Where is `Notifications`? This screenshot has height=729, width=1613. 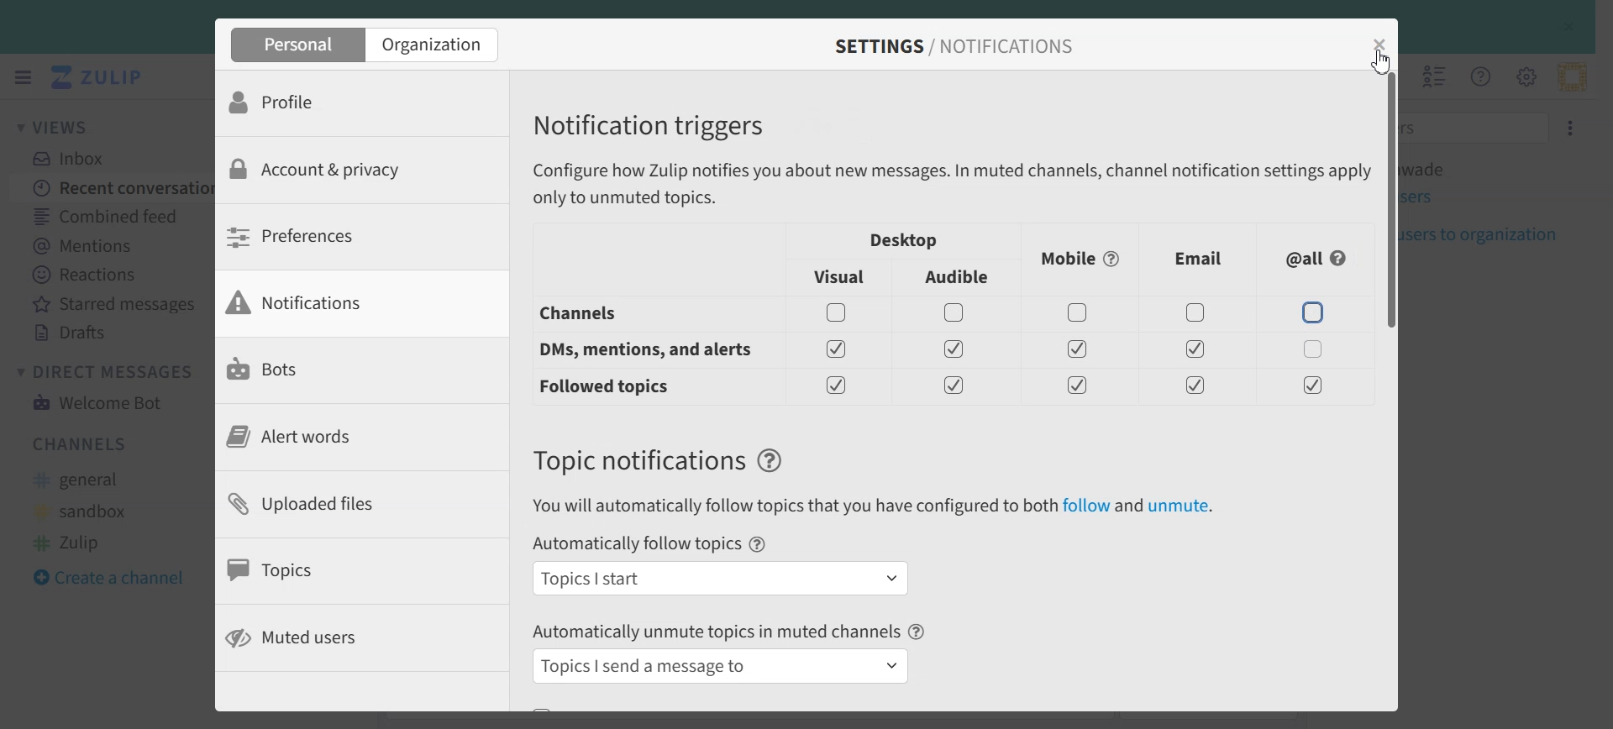 Notifications is located at coordinates (339, 303).